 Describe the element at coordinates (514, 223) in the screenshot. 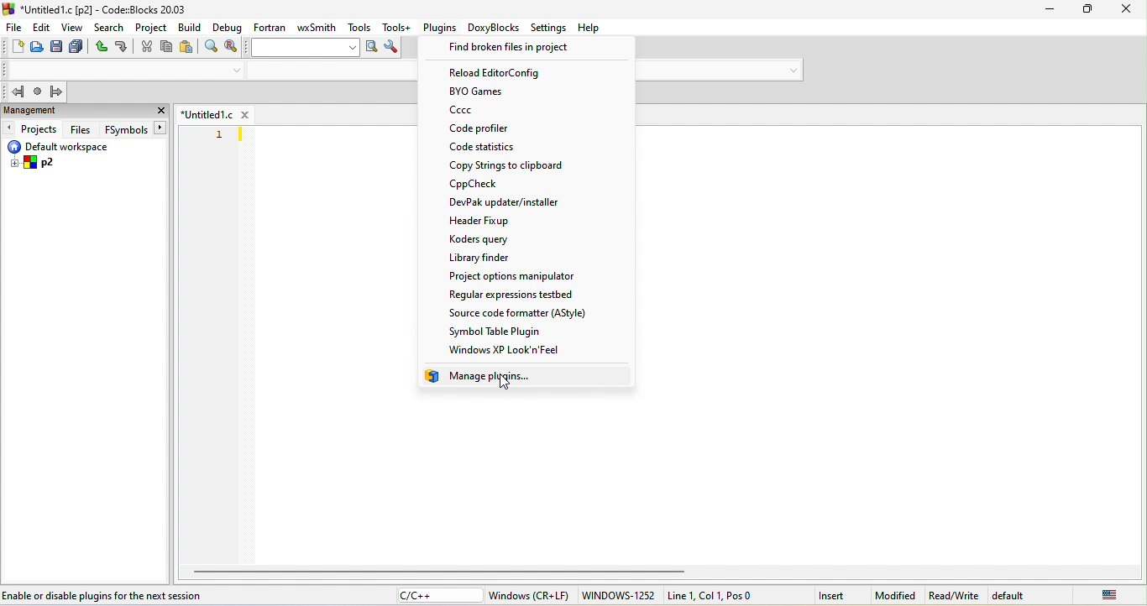

I see `header fixup` at that location.